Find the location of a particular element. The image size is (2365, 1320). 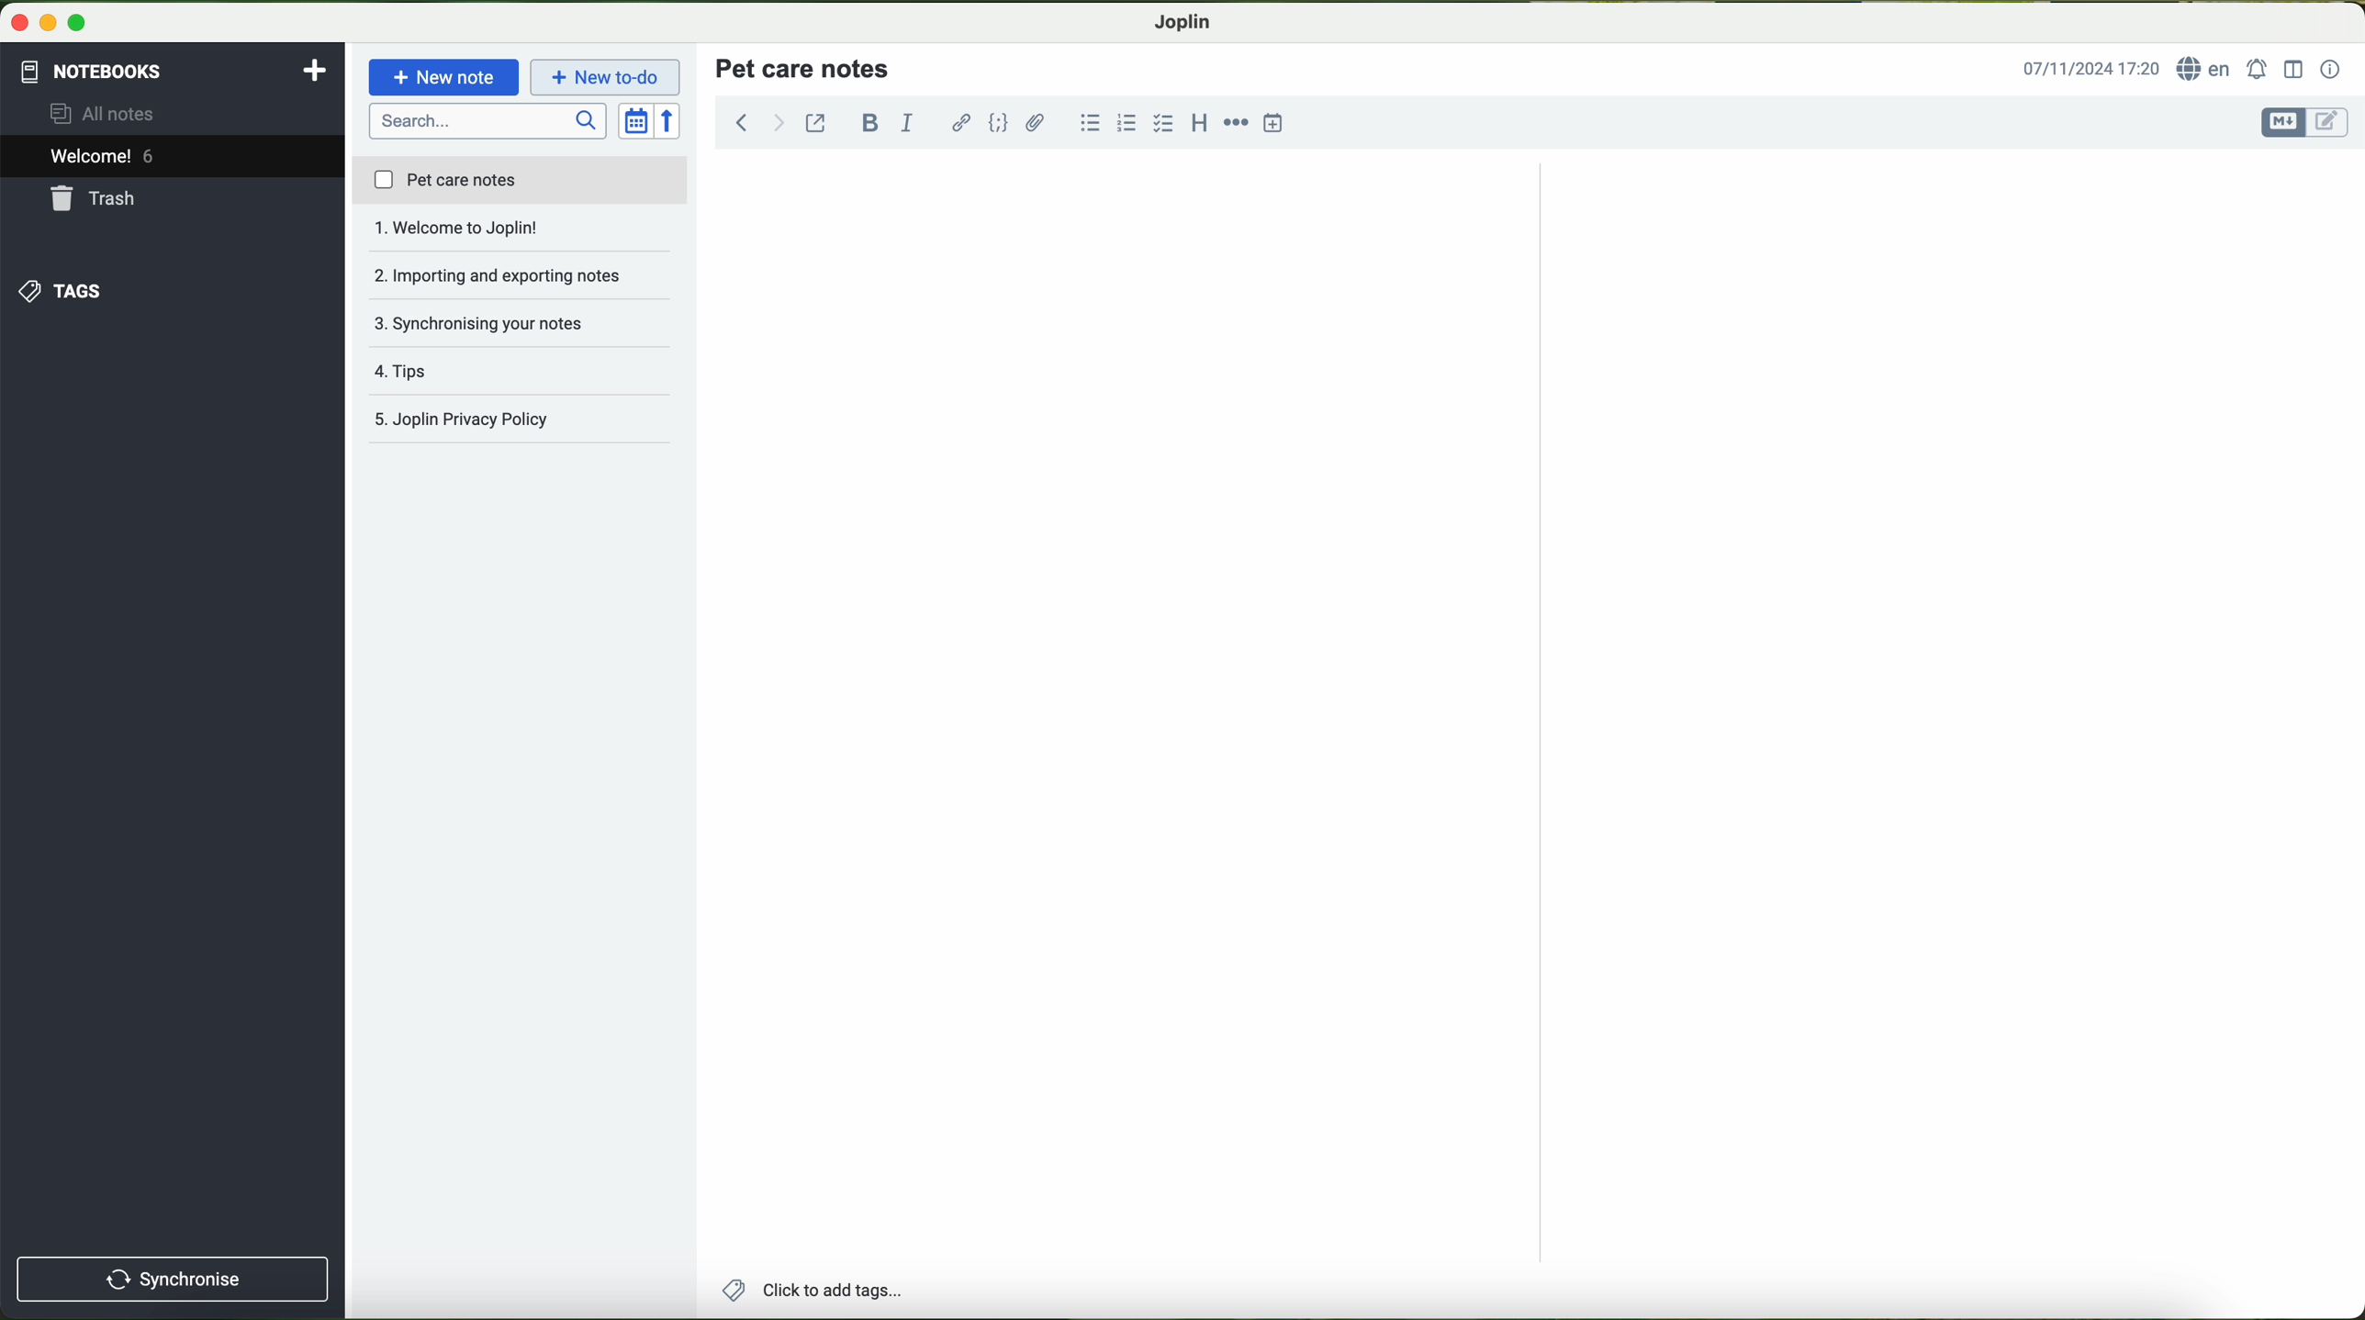

title pet care notes is located at coordinates (805, 67).